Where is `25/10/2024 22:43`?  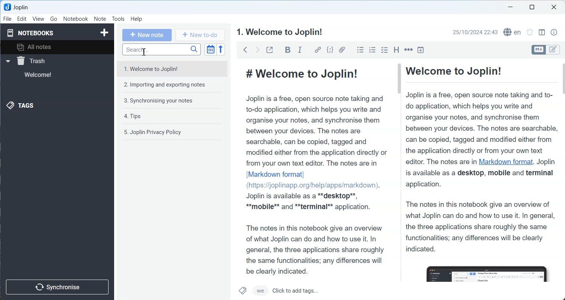 25/10/2024 22:43 is located at coordinates (475, 32).